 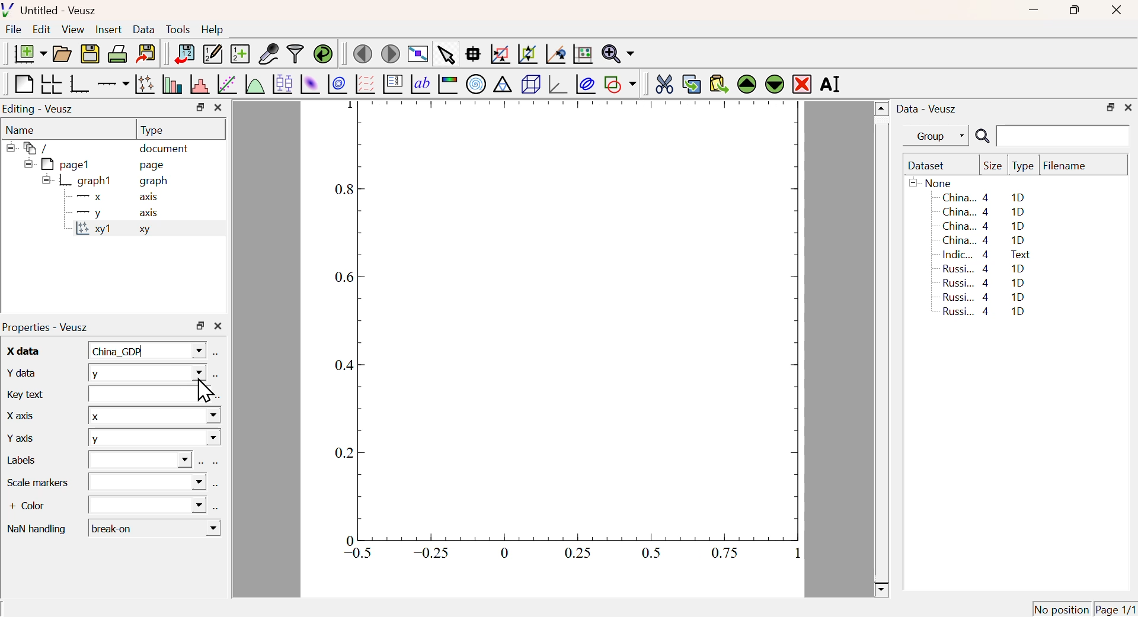 I want to click on Move Down, so click(x=774, y=83).